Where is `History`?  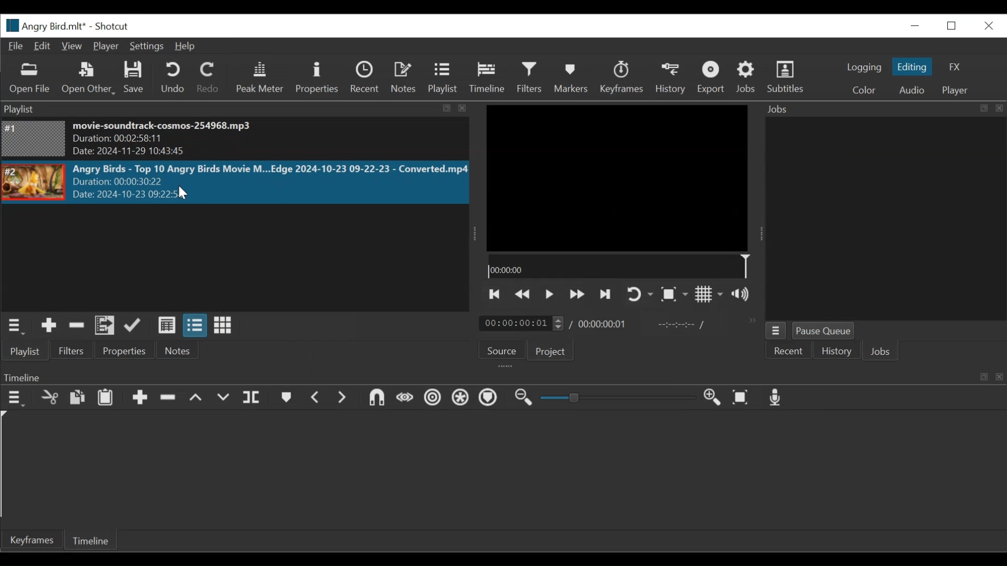 History is located at coordinates (670, 78).